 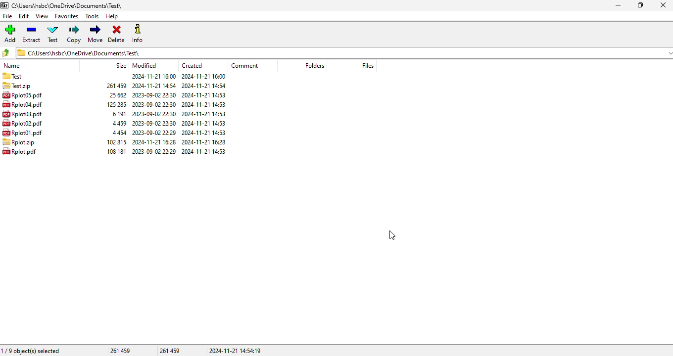 What do you see at coordinates (170, 351) in the screenshot?
I see `261 459` at bounding box center [170, 351].